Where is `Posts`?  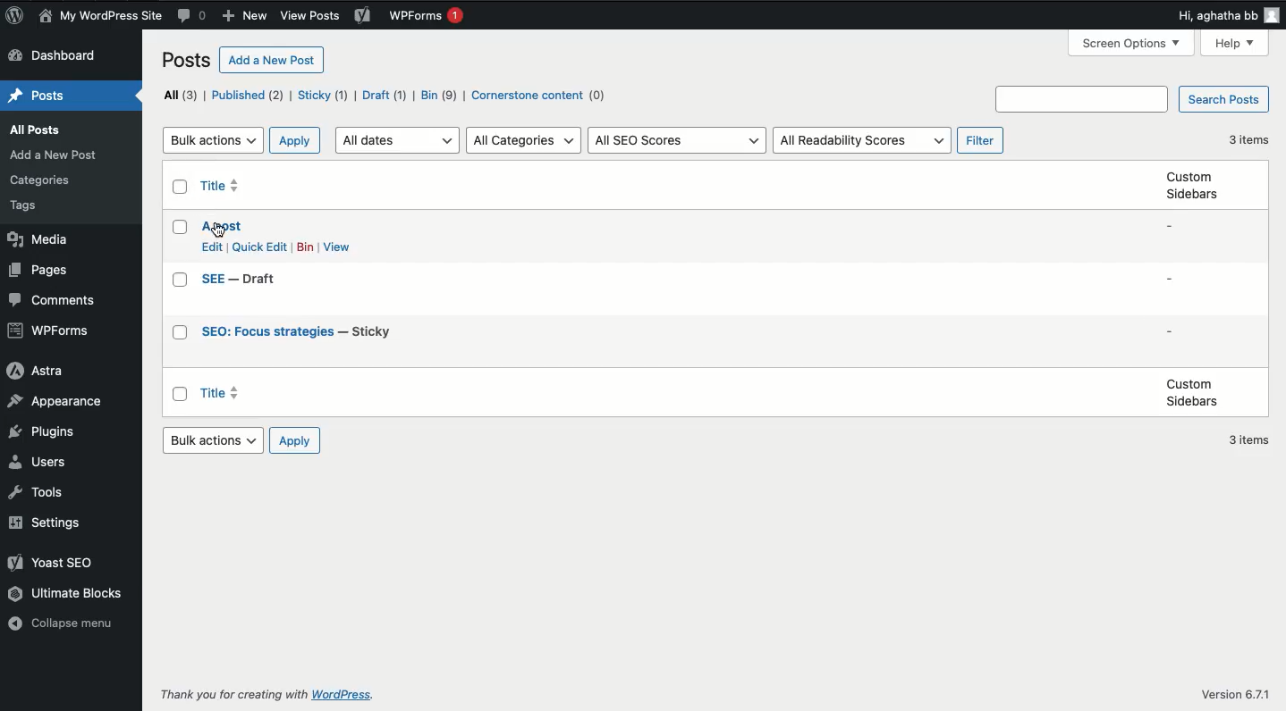 Posts is located at coordinates (186, 61).